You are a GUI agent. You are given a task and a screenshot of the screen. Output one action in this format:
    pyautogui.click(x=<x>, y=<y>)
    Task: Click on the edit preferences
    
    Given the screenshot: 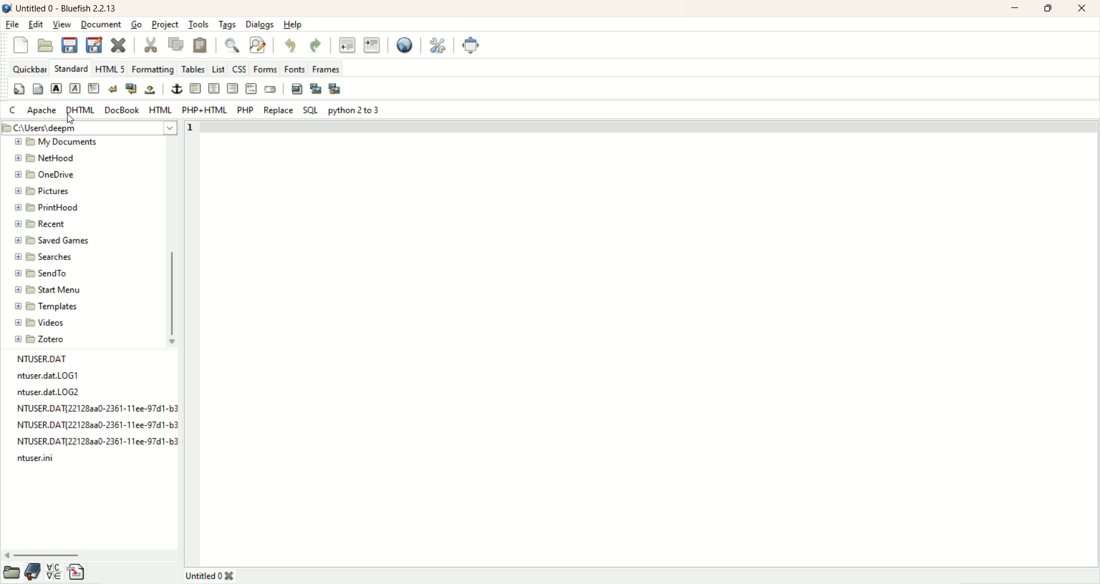 What is the action you would take?
    pyautogui.click(x=438, y=44)
    